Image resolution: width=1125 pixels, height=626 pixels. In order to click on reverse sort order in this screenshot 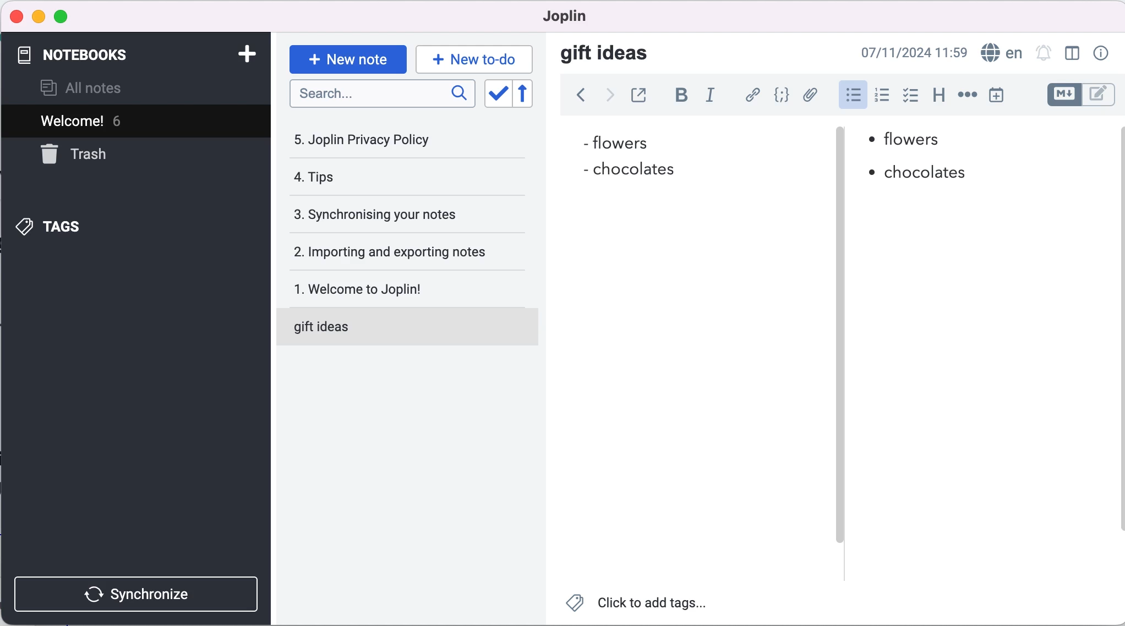, I will do `click(526, 94)`.